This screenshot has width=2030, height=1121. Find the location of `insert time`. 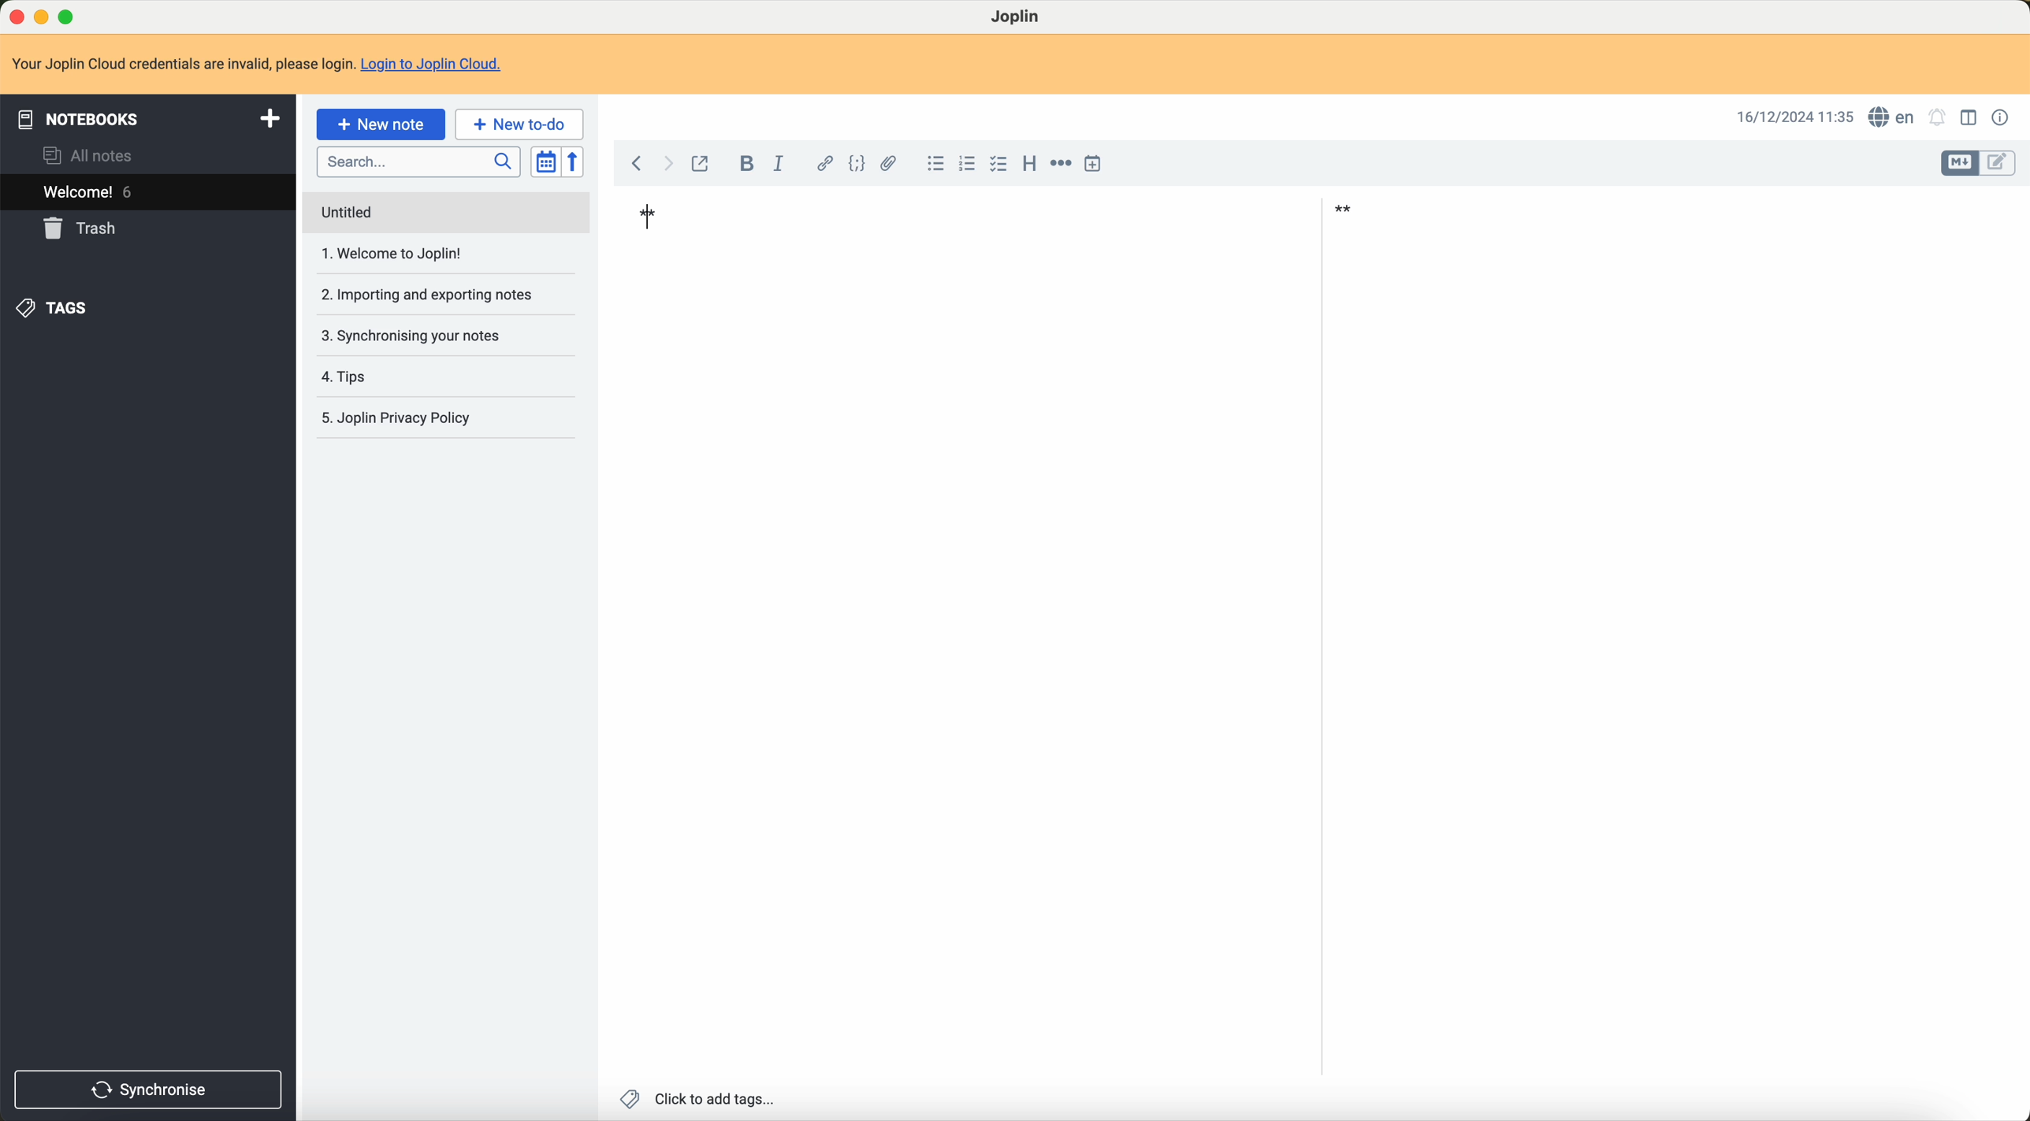

insert time is located at coordinates (1100, 163).